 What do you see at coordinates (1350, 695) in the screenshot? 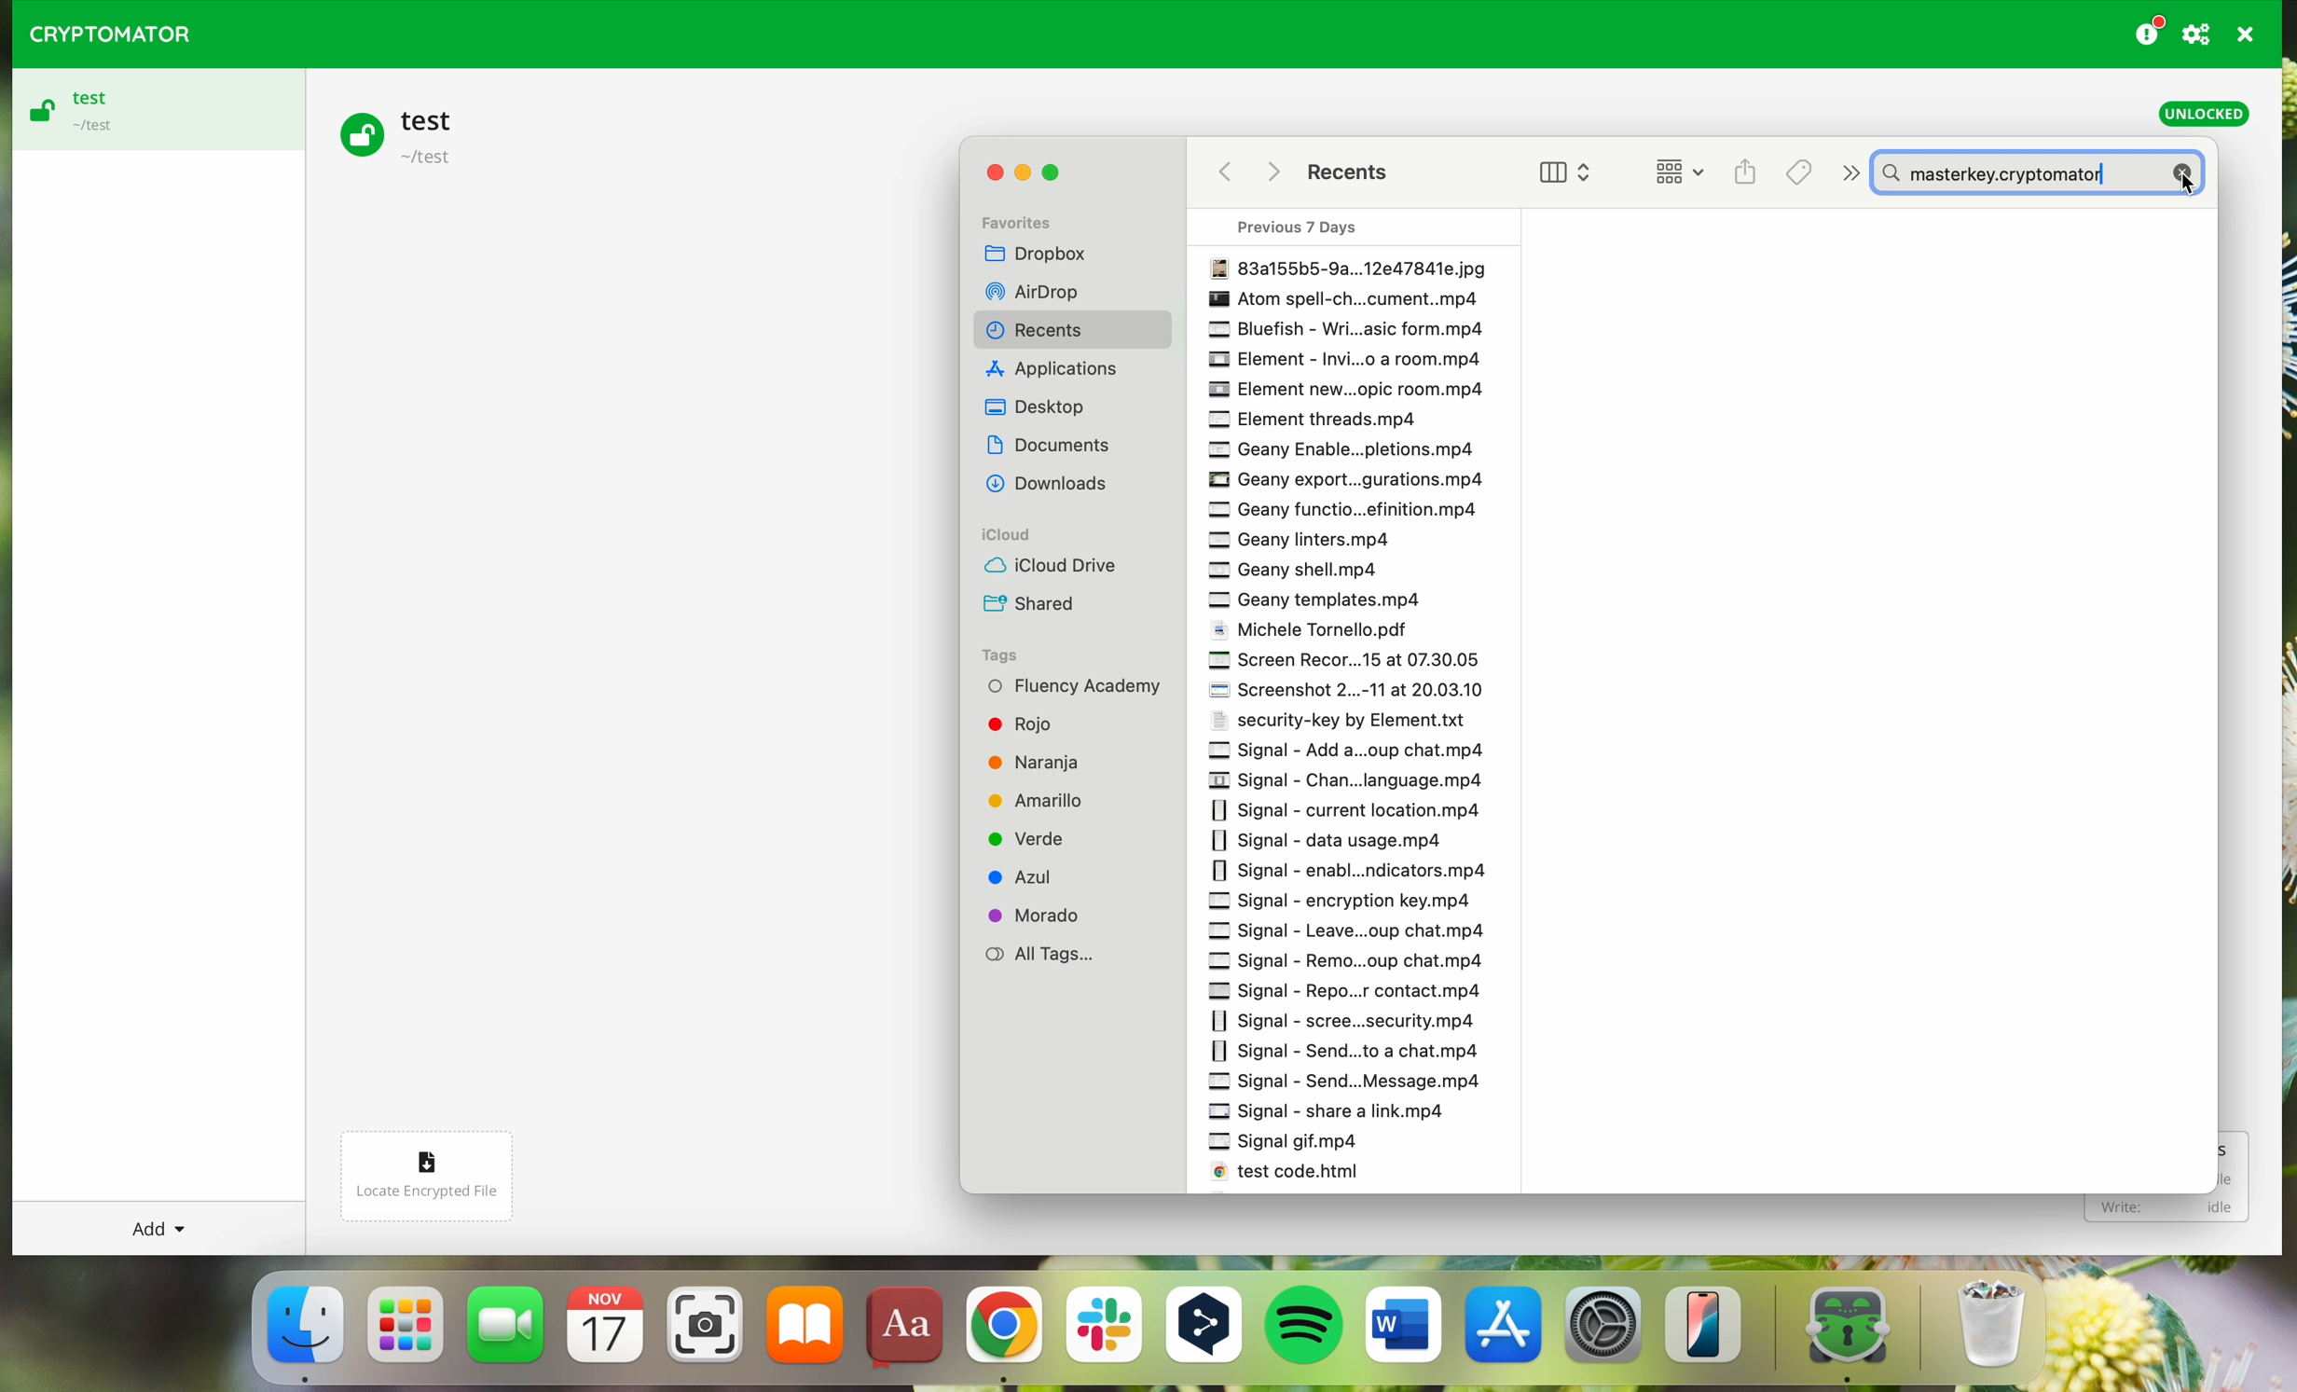
I see `Screenshot 2` at bounding box center [1350, 695].